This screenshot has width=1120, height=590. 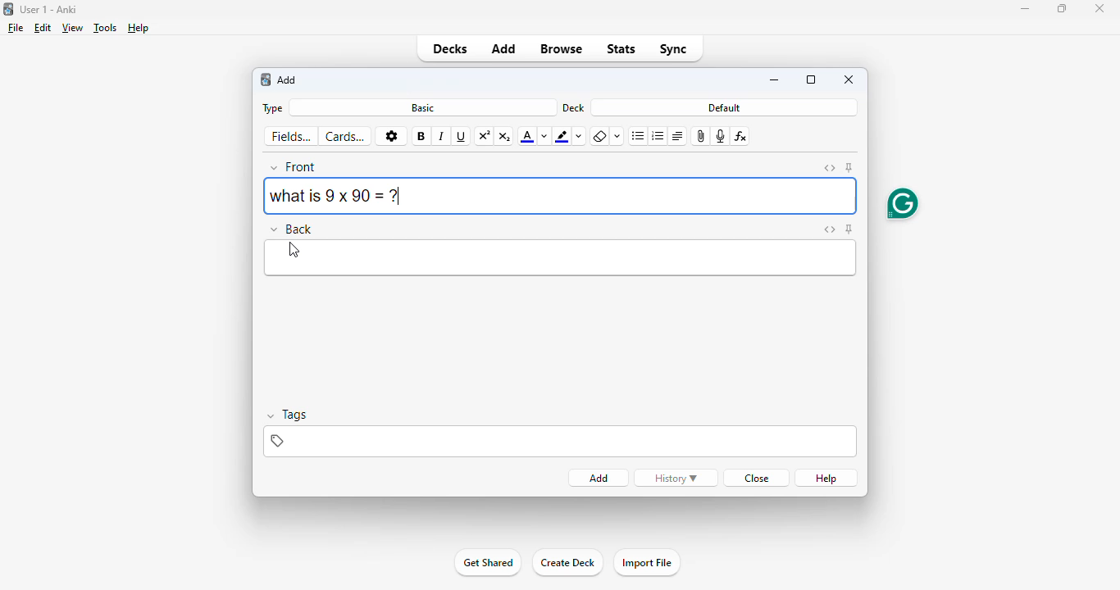 I want to click on ordered list, so click(x=658, y=136).